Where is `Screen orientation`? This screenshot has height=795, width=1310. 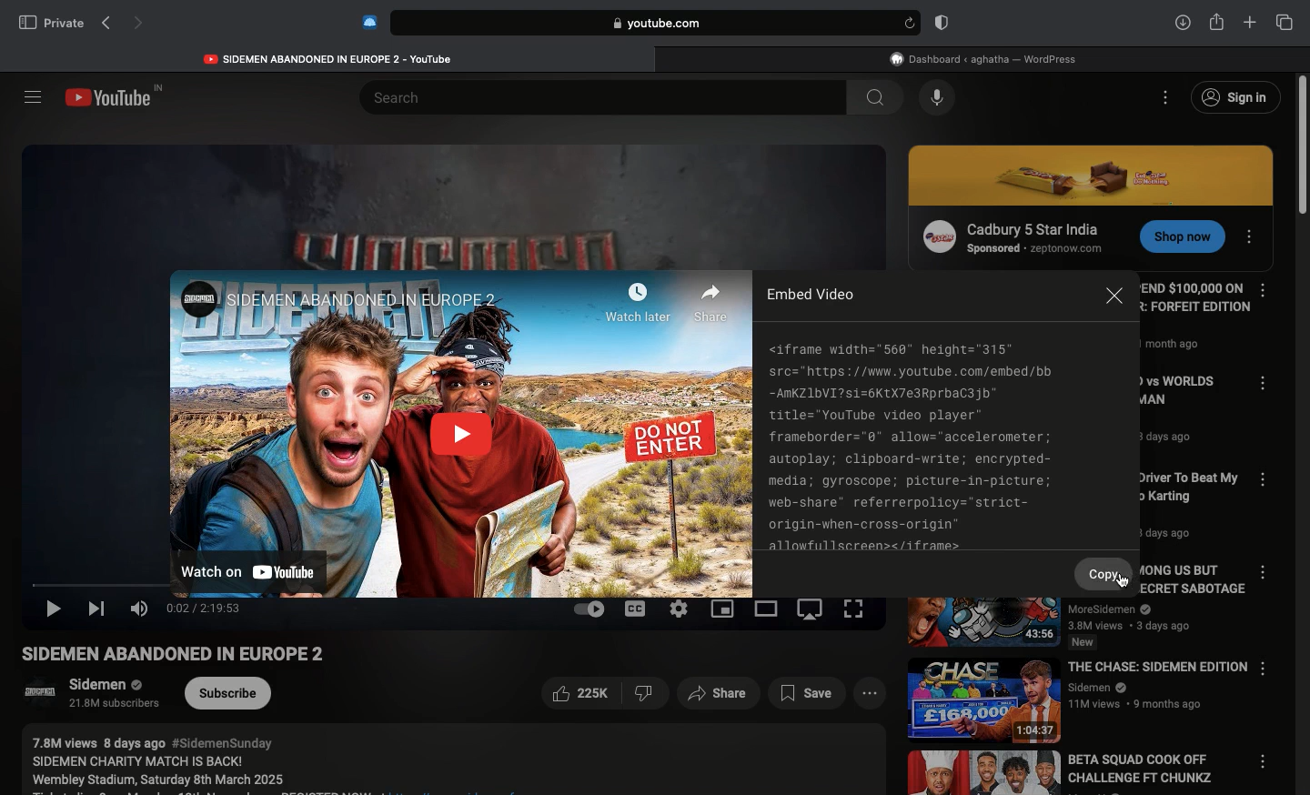
Screen orientation is located at coordinates (813, 612).